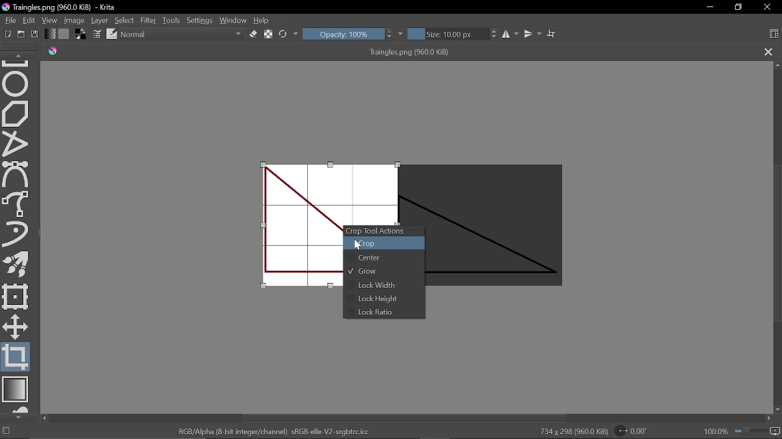 The image size is (782, 439). I want to click on Edit, so click(30, 21).